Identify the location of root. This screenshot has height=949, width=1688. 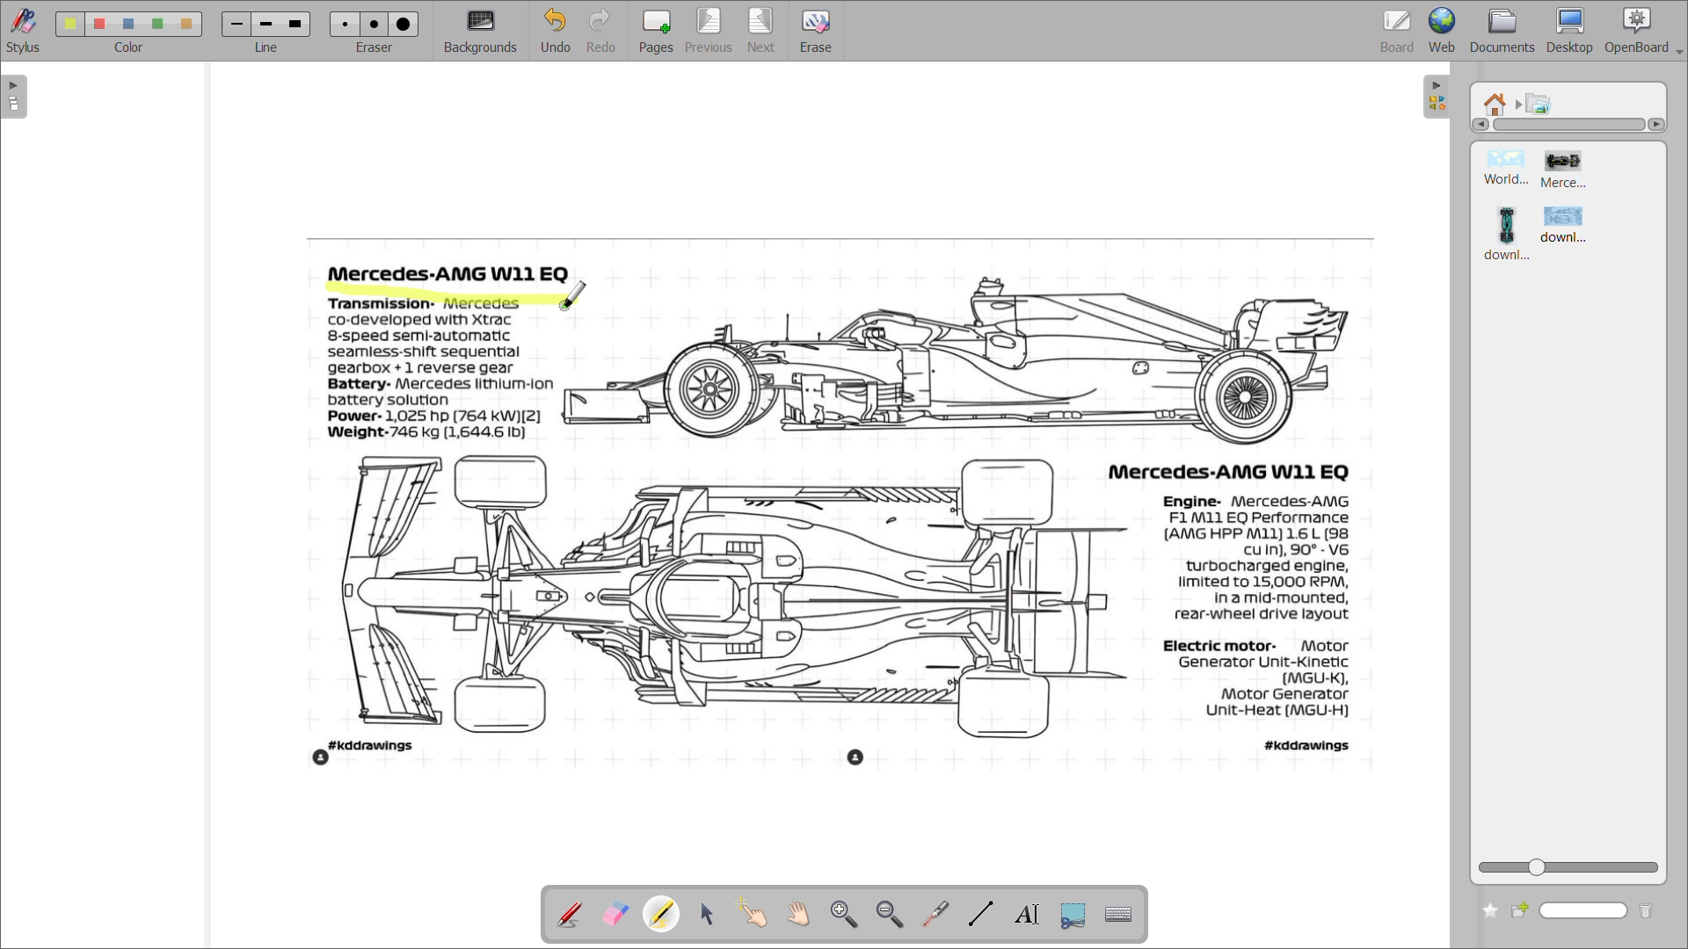
(1495, 105).